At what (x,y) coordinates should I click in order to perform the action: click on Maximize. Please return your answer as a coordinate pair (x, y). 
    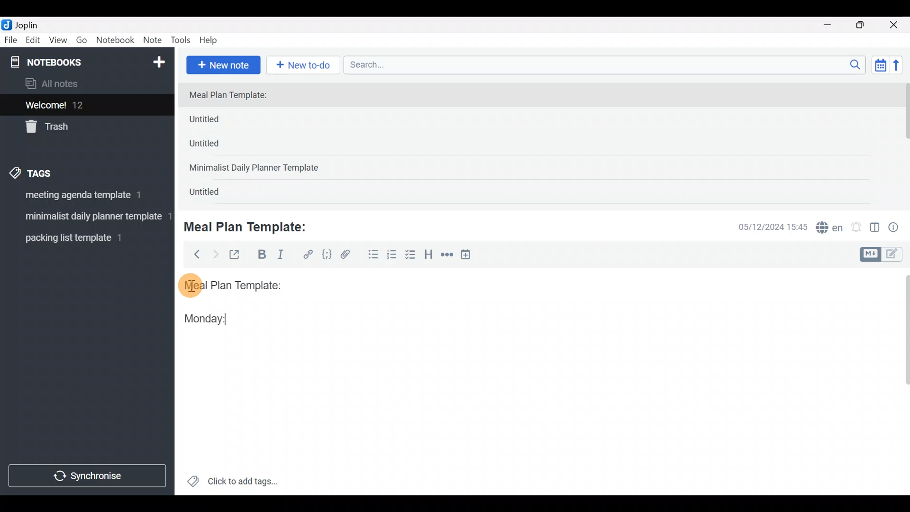
    Looking at the image, I should click on (866, 25).